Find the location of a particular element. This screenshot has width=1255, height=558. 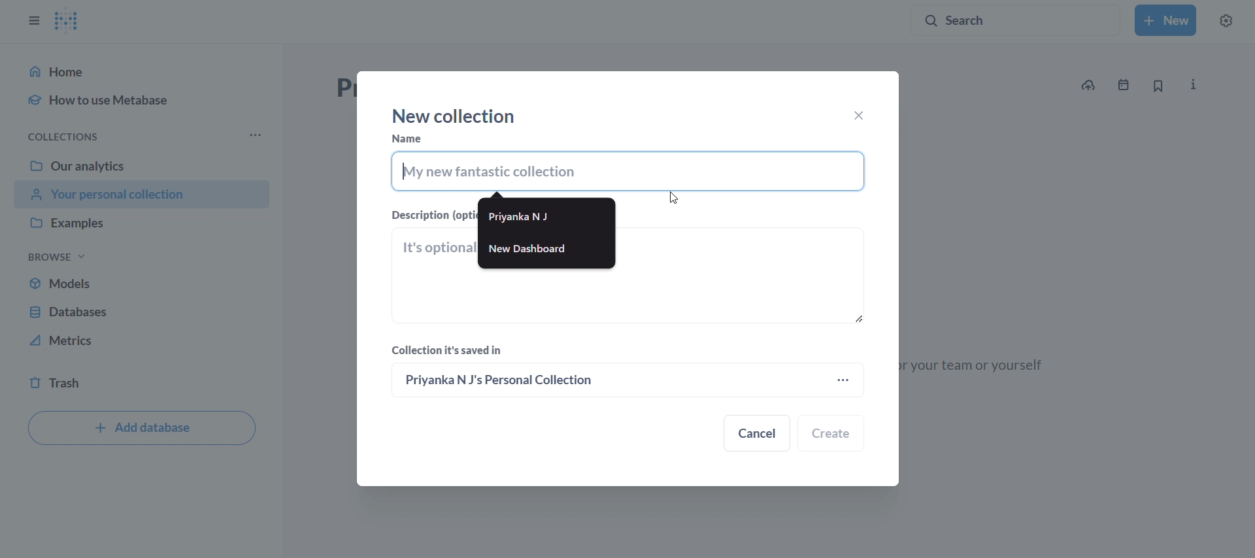

metabase logo is located at coordinates (67, 20).